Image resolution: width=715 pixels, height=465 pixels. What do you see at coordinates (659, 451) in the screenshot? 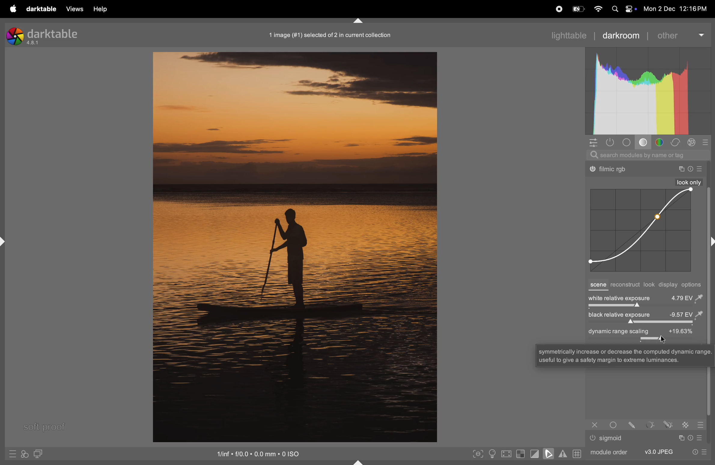
I see `v3 jpeg` at bounding box center [659, 451].